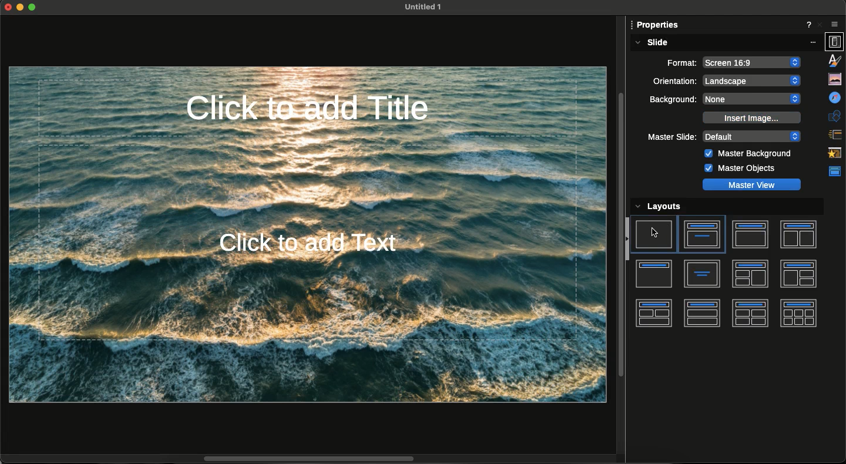  What do you see at coordinates (419, 6) in the screenshot?
I see `File name` at bounding box center [419, 6].